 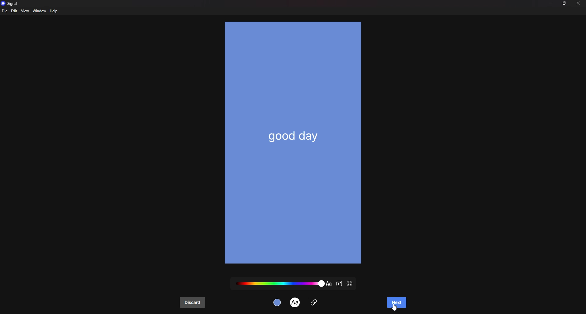 I want to click on attachment, so click(x=314, y=302).